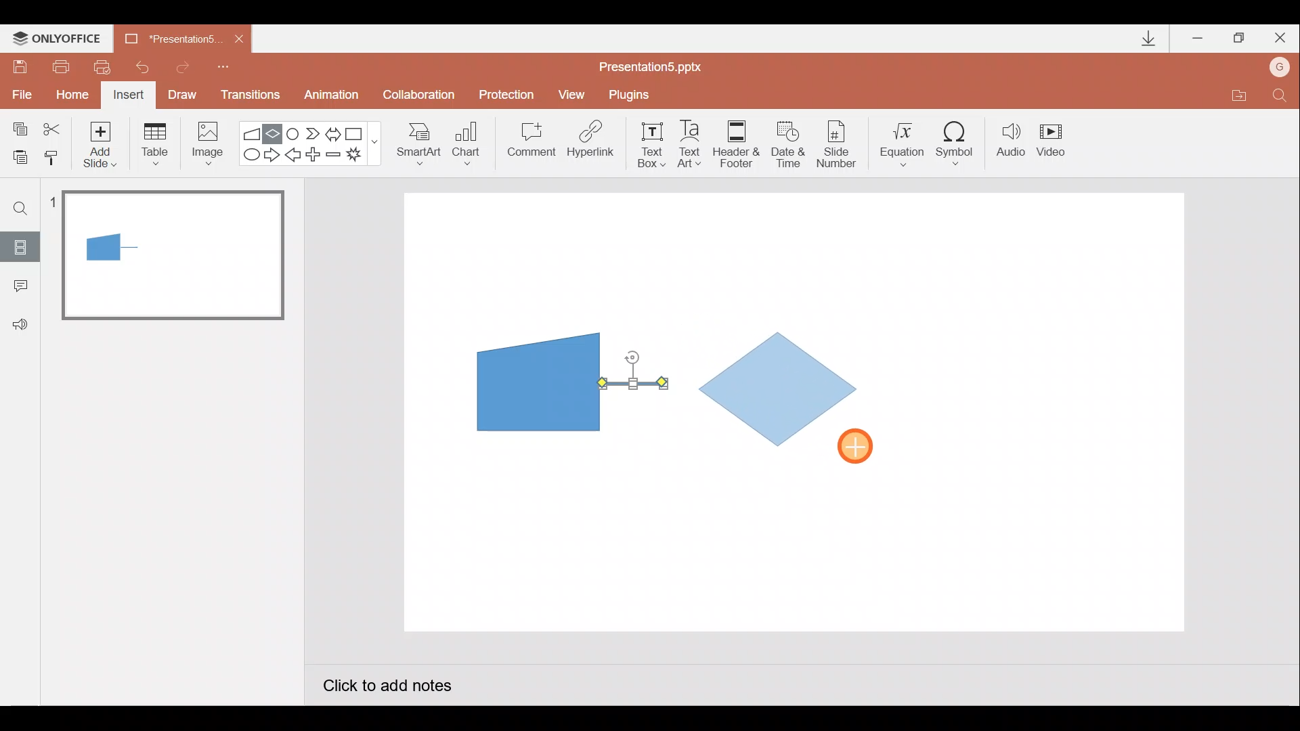 This screenshot has height=731, width=1300. I want to click on Account name, so click(1280, 68).